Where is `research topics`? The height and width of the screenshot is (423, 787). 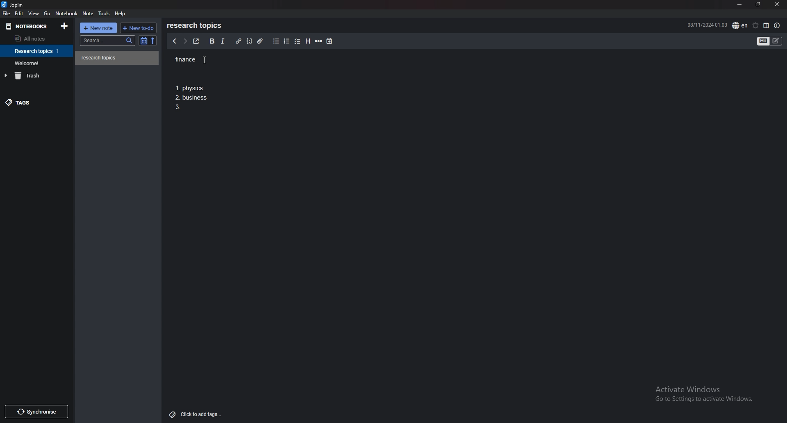
research topics is located at coordinates (196, 25).